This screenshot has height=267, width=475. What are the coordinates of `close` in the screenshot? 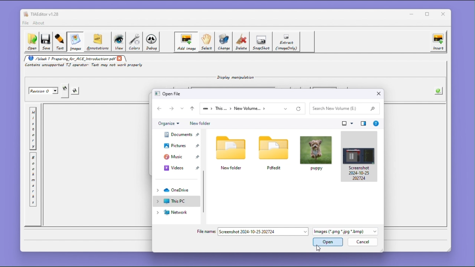 It's located at (445, 14).